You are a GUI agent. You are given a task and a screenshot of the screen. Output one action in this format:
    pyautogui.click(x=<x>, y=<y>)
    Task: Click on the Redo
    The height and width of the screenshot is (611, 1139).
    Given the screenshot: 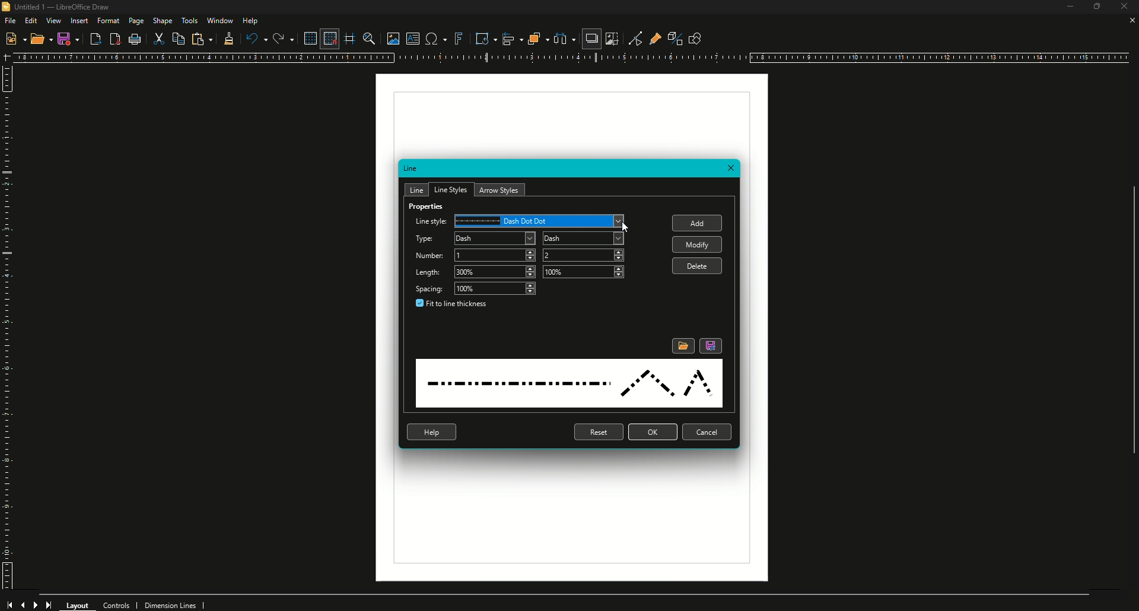 What is the action you would take?
    pyautogui.click(x=282, y=39)
    